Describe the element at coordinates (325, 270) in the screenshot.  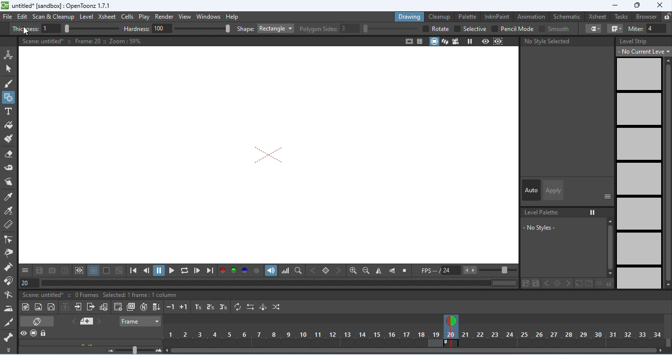
I see `set key` at that location.